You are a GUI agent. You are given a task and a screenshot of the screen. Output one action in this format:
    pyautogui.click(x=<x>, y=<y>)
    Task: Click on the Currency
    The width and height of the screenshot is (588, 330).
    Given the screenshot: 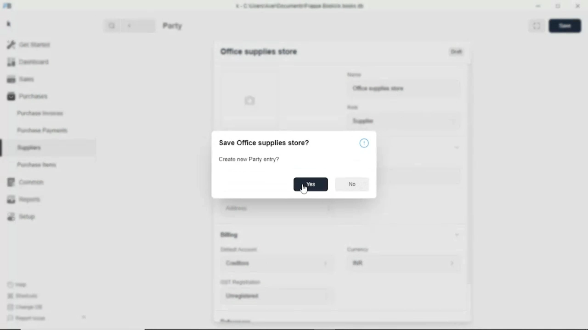 What is the action you would take?
    pyautogui.click(x=358, y=249)
    